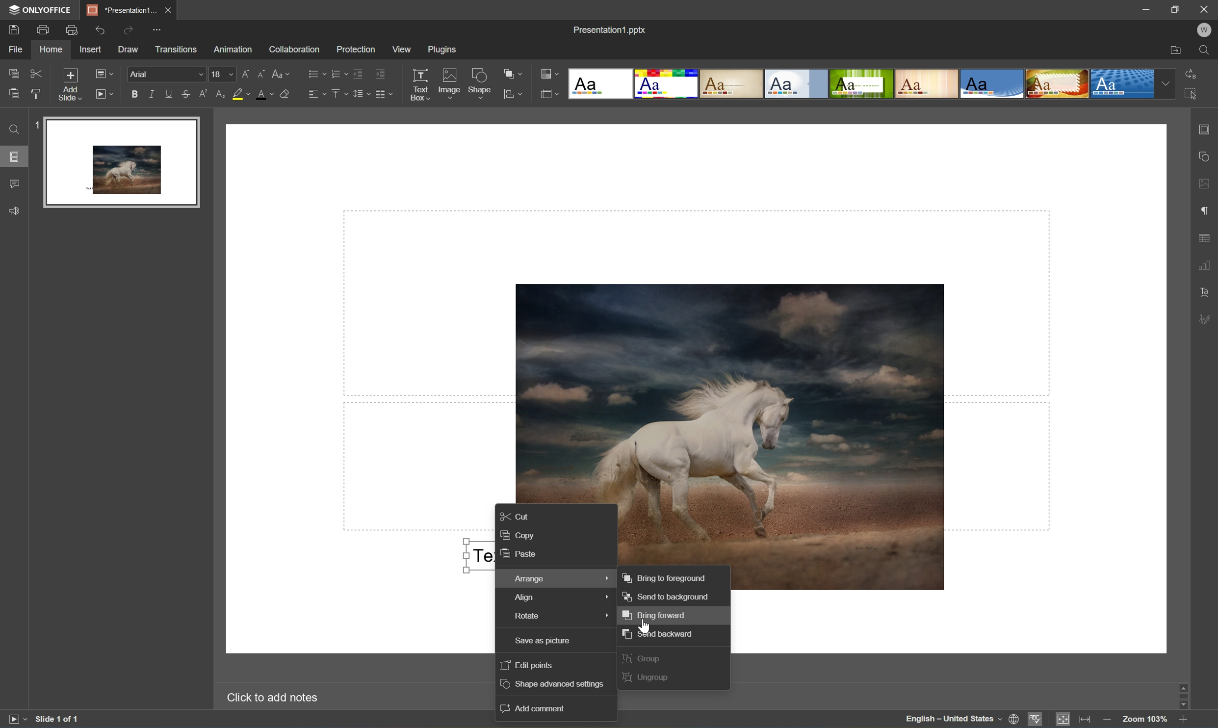  Describe the element at coordinates (745, 423) in the screenshot. I see `Image` at that location.